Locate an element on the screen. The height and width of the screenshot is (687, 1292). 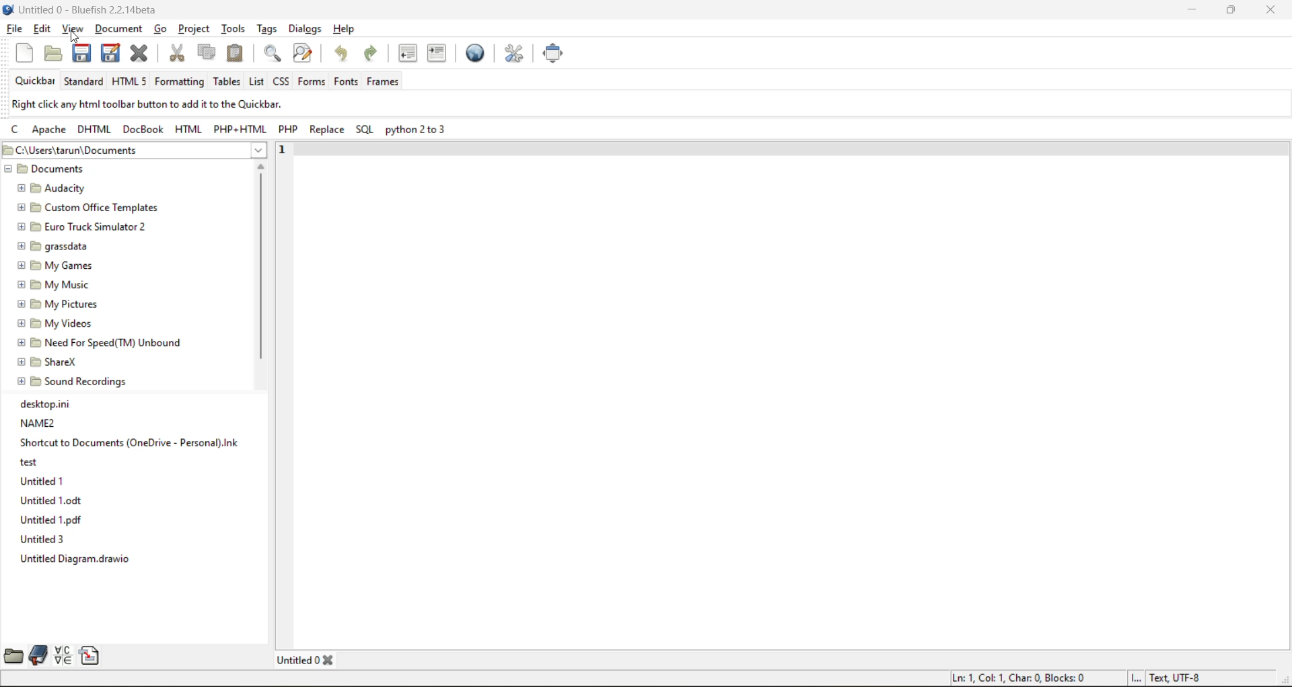
filebrowser is located at coordinates (13, 656).